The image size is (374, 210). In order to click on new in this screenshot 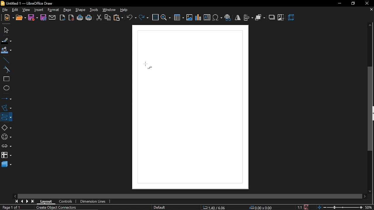, I will do `click(7, 18)`.